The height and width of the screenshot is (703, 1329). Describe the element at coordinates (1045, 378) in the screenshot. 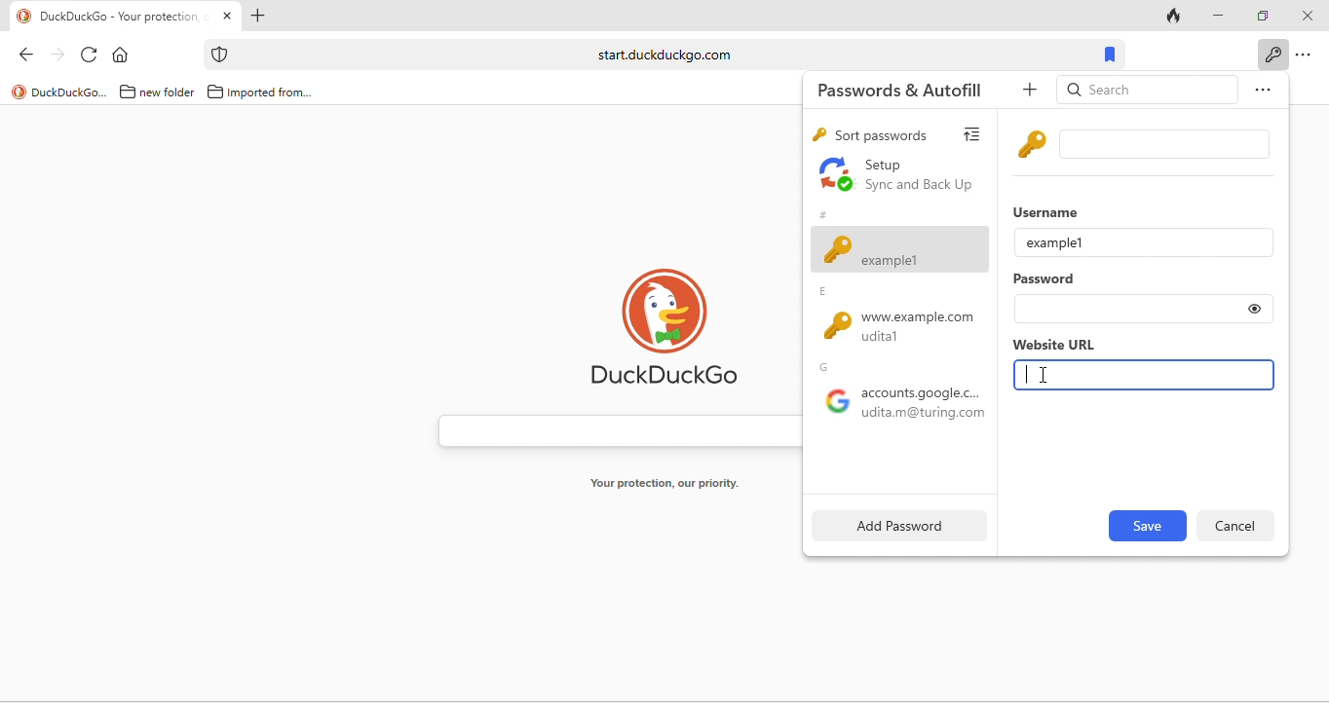

I see `cursor` at that location.